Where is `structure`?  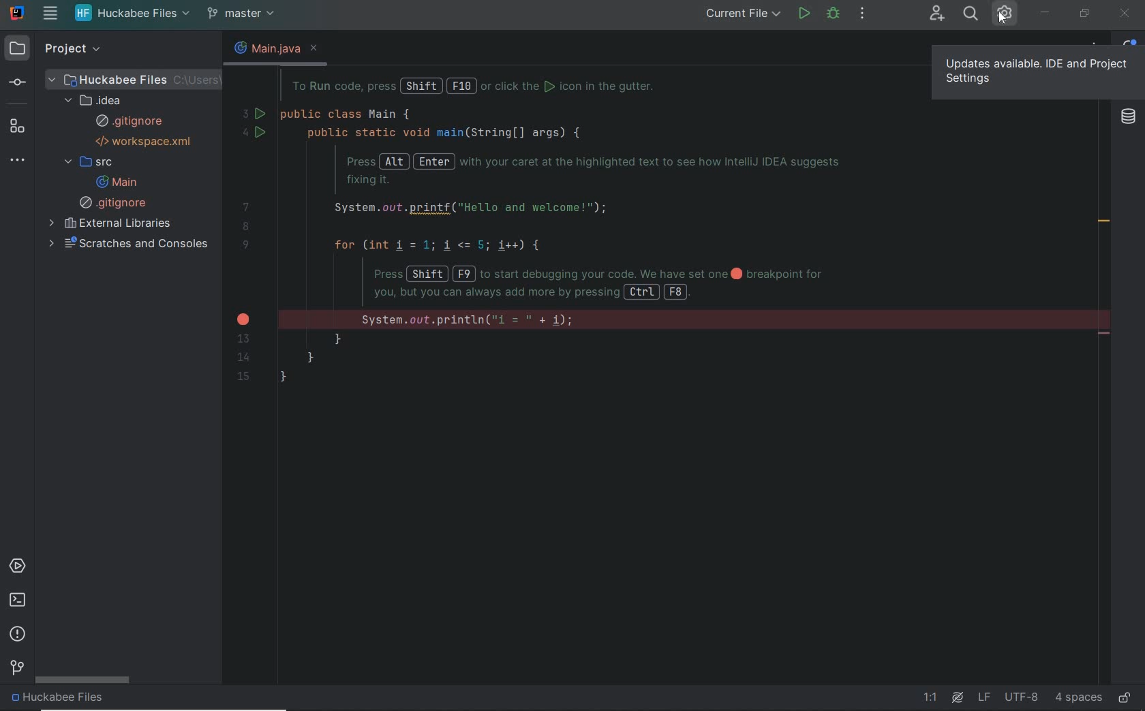
structure is located at coordinates (22, 126).